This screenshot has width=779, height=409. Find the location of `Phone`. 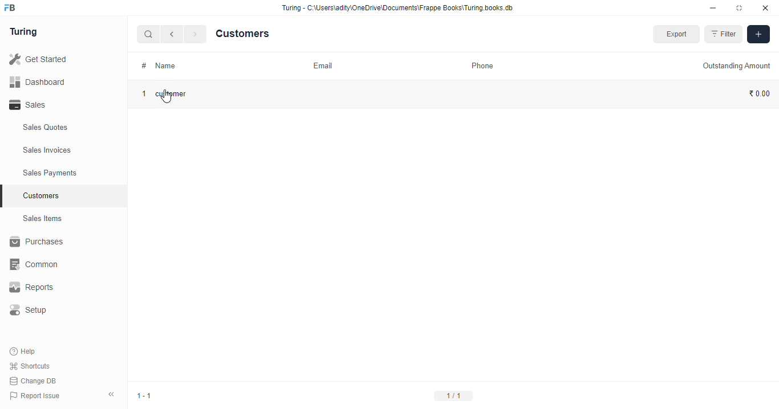

Phone is located at coordinates (484, 63).